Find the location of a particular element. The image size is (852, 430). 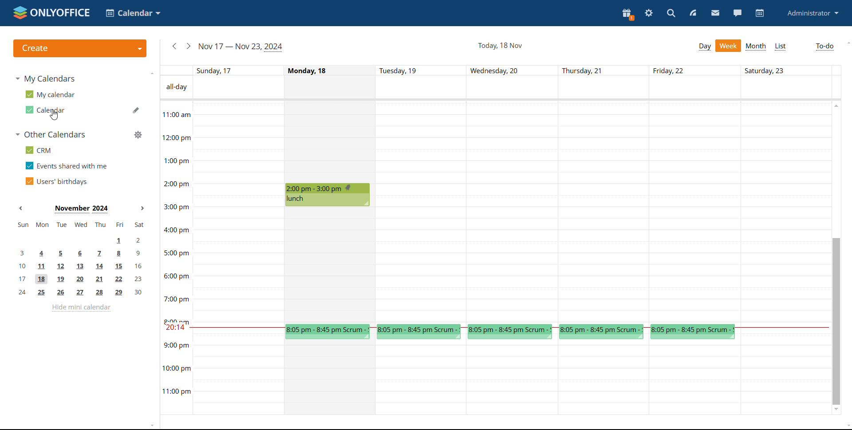

logo is located at coordinates (52, 13).